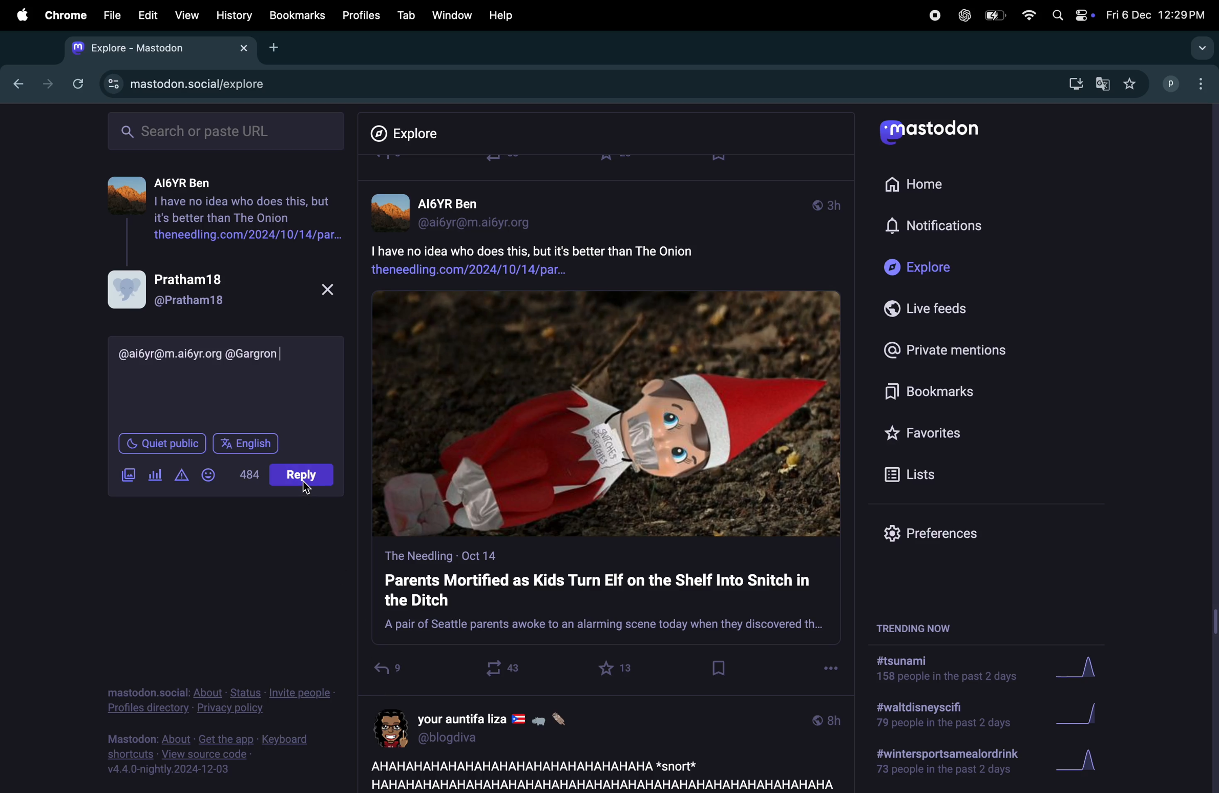  Describe the element at coordinates (18, 14) in the screenshot. I see `apple menu` at that location.